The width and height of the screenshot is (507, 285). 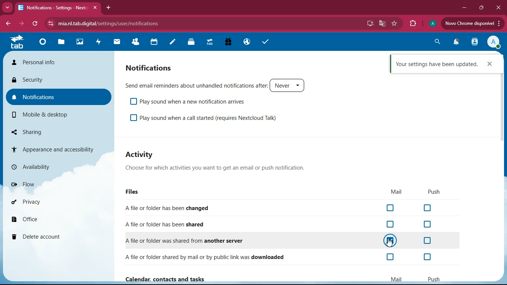 I want to click on minimize, so click(x=463, y=9).